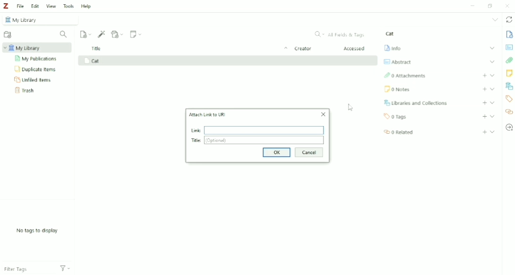  Describe the element at coordinates (491, 5) in the screenshot. I see `Restore down` at that location.